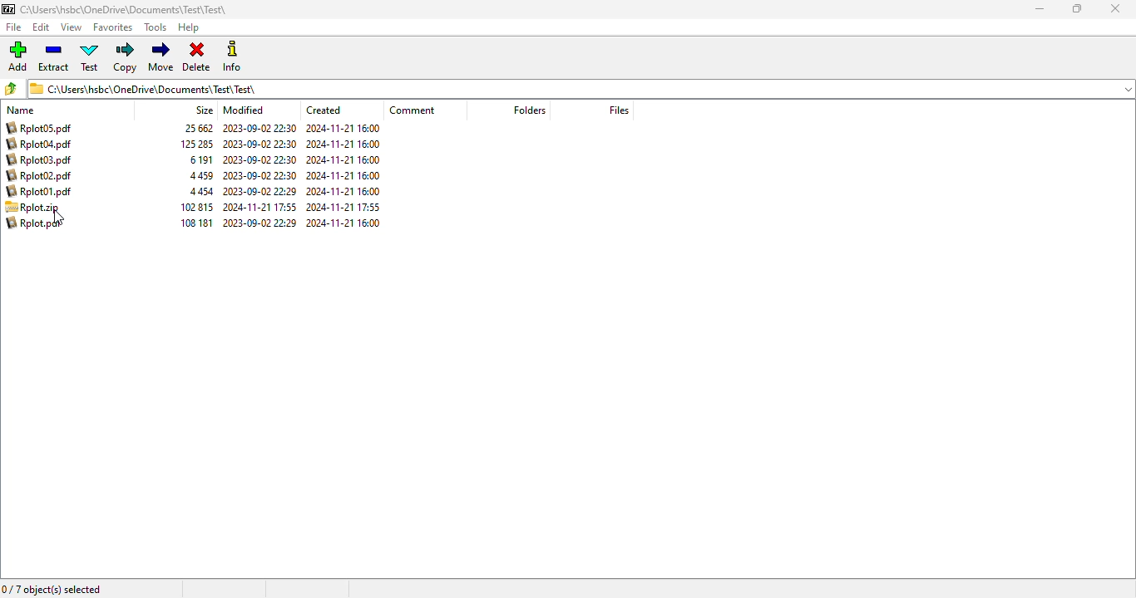 The height and width of the screenshot is (598, 1136). What do you see at coordinates (14, 27) in the screenshot?
I see `file` at bounding box center [14, 27].